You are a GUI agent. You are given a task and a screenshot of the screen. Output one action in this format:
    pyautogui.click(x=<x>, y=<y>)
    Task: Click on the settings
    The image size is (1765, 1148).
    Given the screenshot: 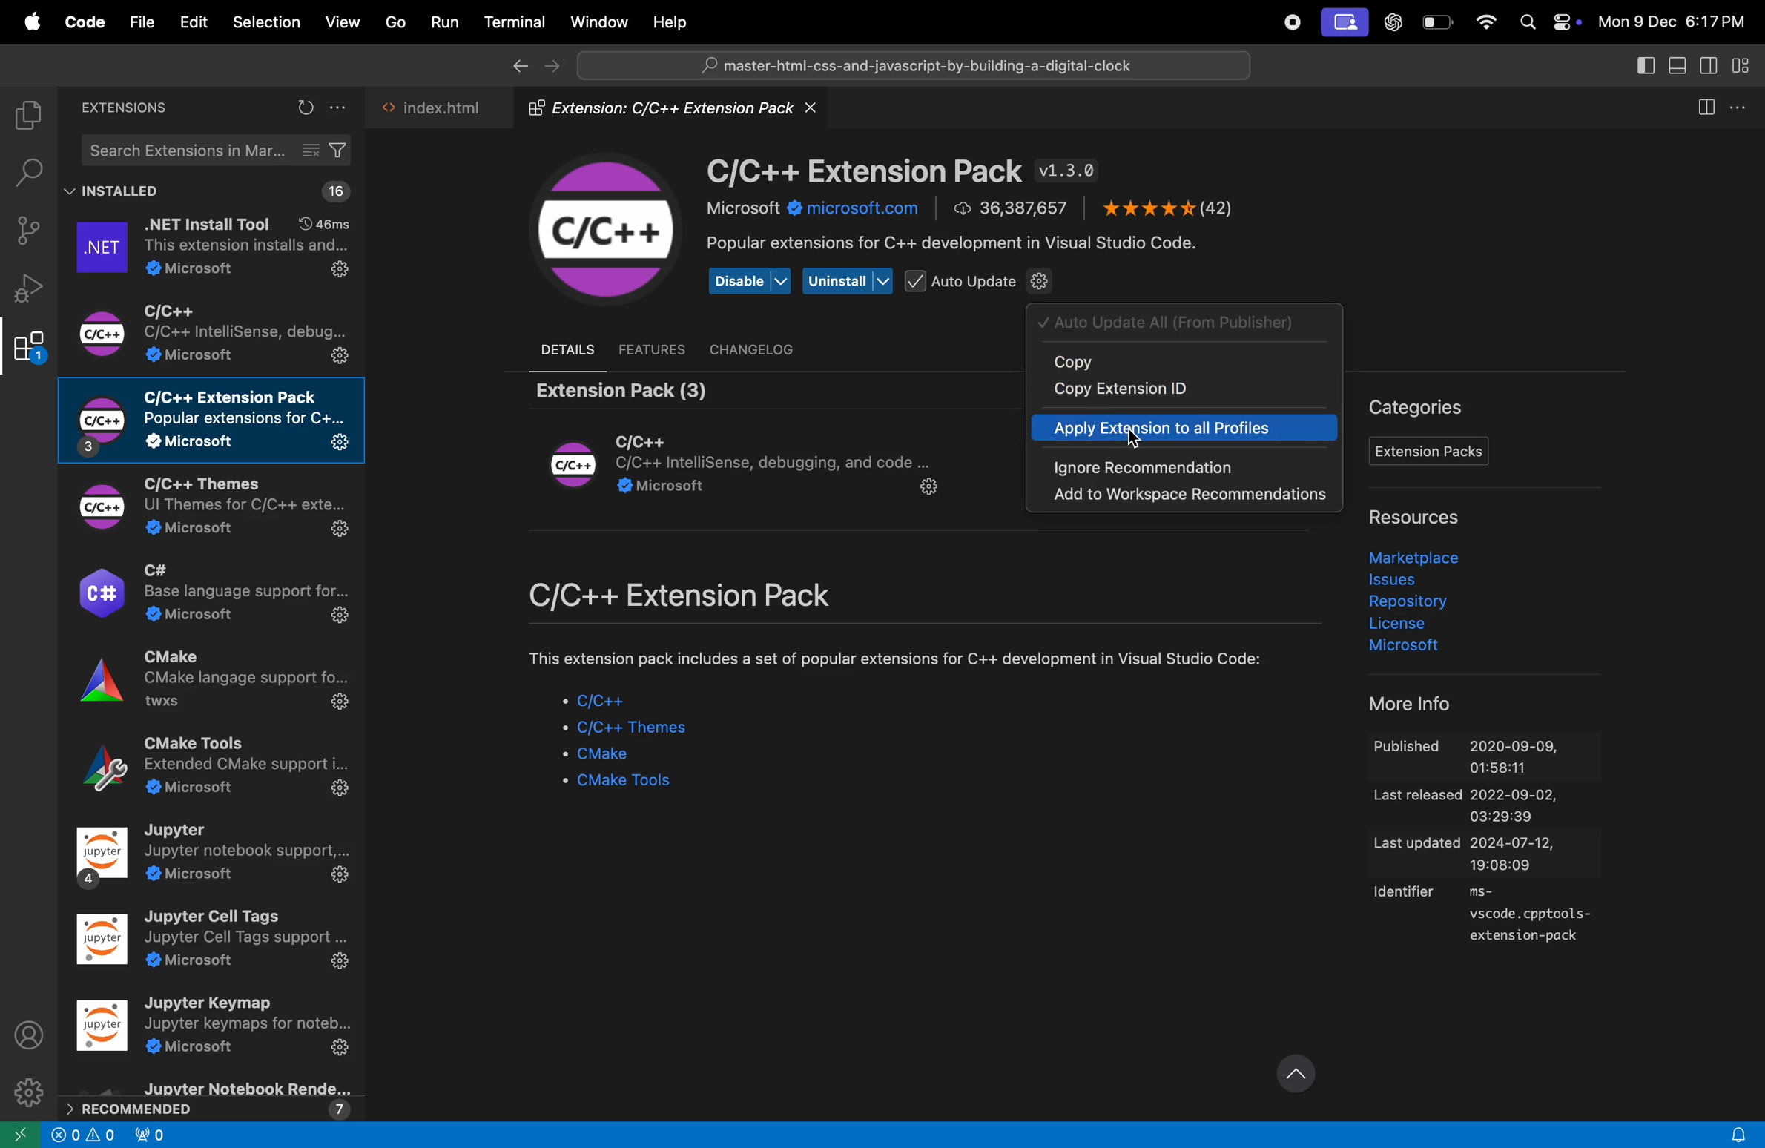 What is the action you would take?
    pyautogui.click(x=27, y=1089)
    